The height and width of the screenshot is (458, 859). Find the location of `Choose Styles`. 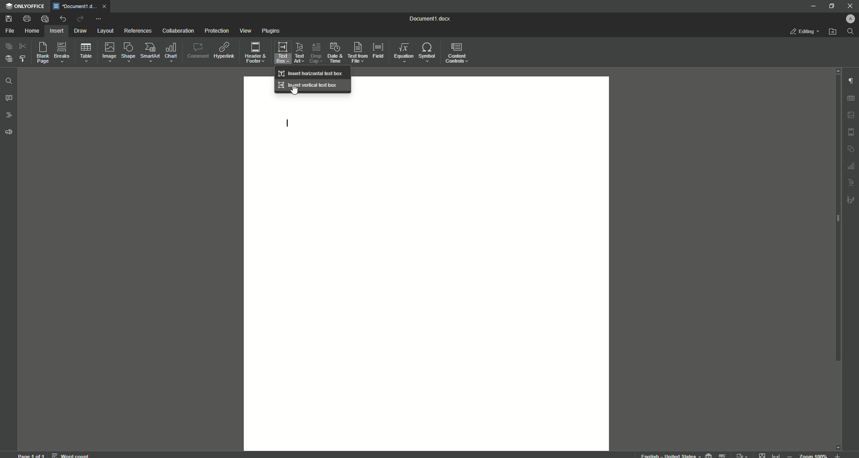

Choose Styles is located at coordinates (23, 58).